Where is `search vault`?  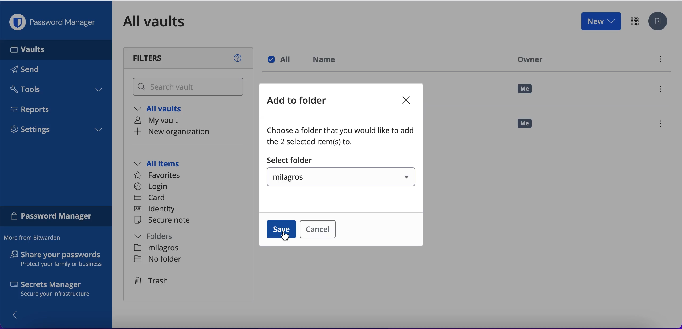
search vault is located at coordinates (189, 87).